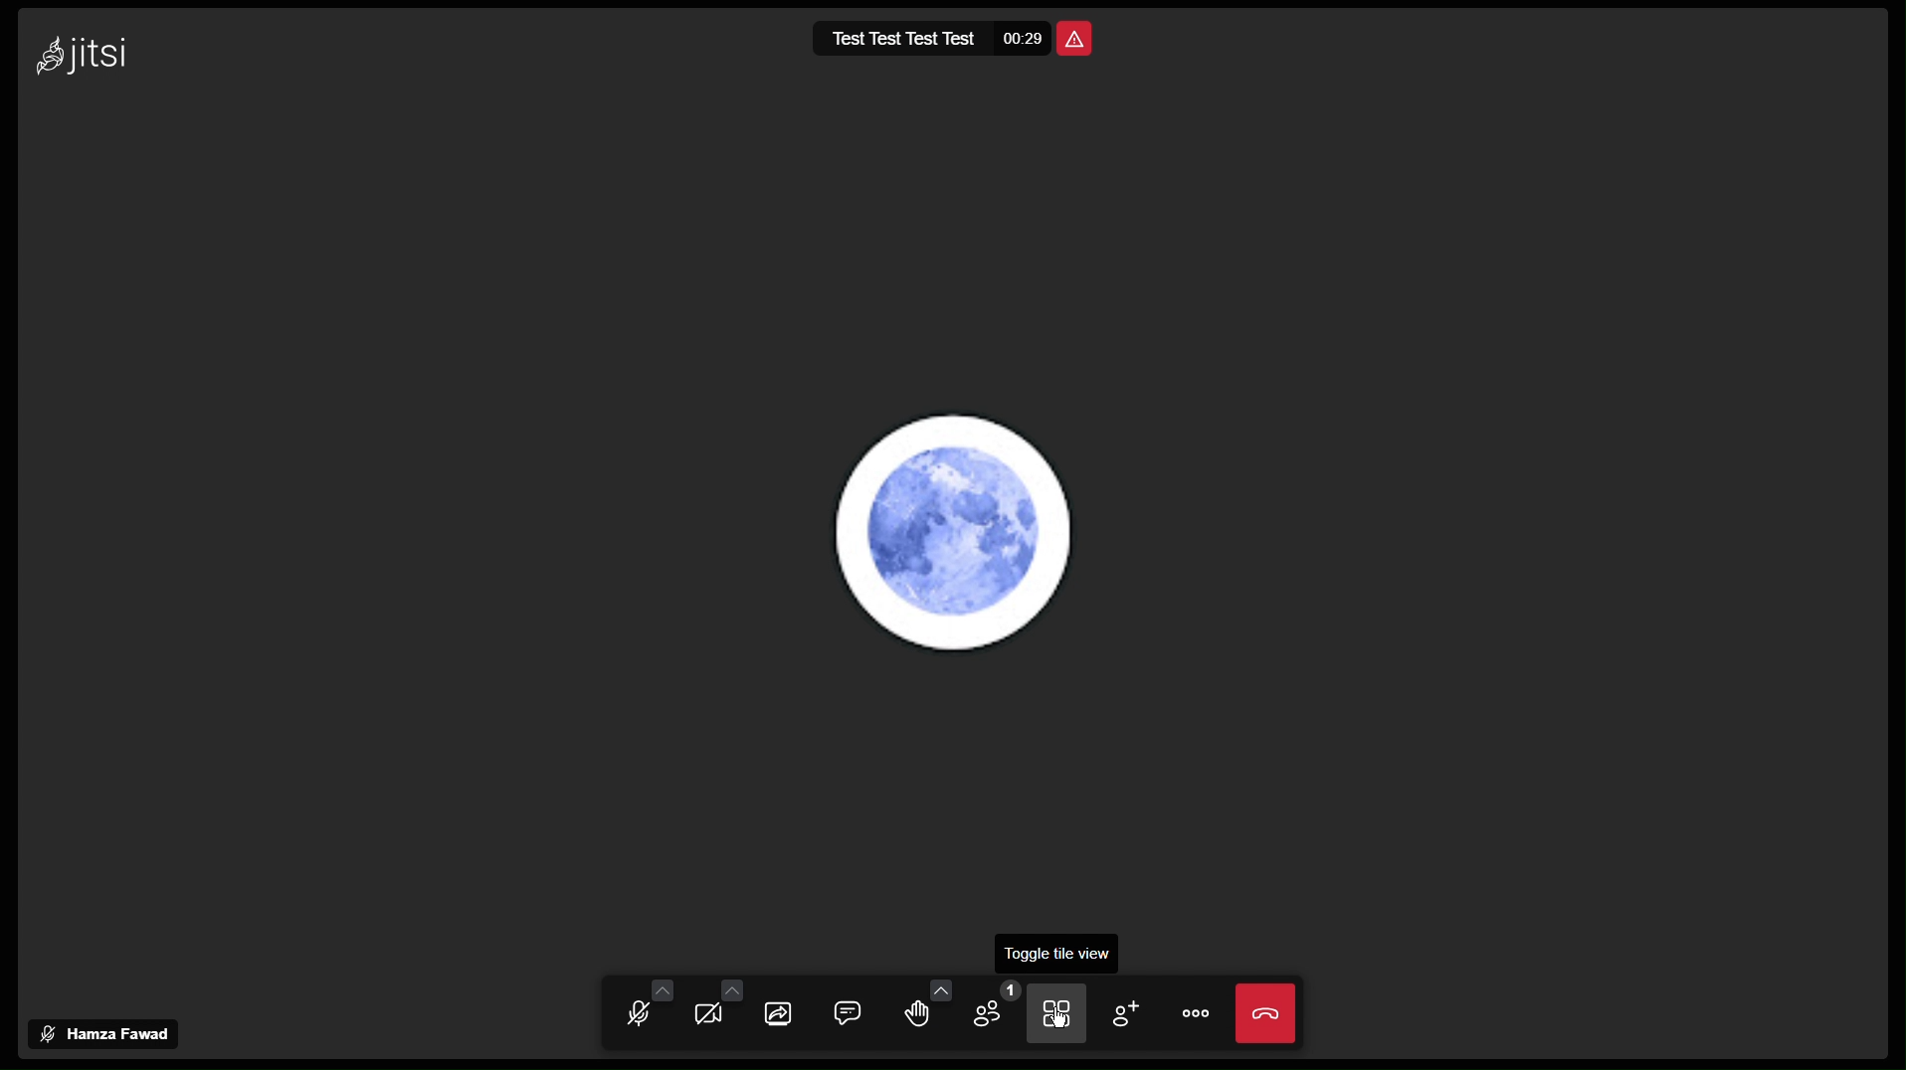 This screenshot has height=1070, width=1906. Describe the element at coordinates (1060, 1016) in the screenshot. I see `cursor` at that location.